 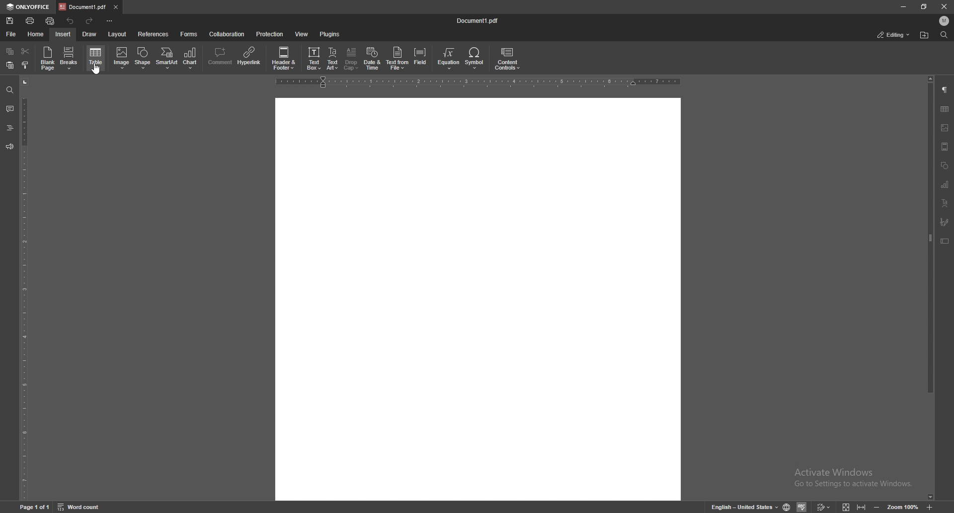 What do you see at coordinates (478, 20) in the screenshot?
I see `file name` at bounding box center [478, 20].